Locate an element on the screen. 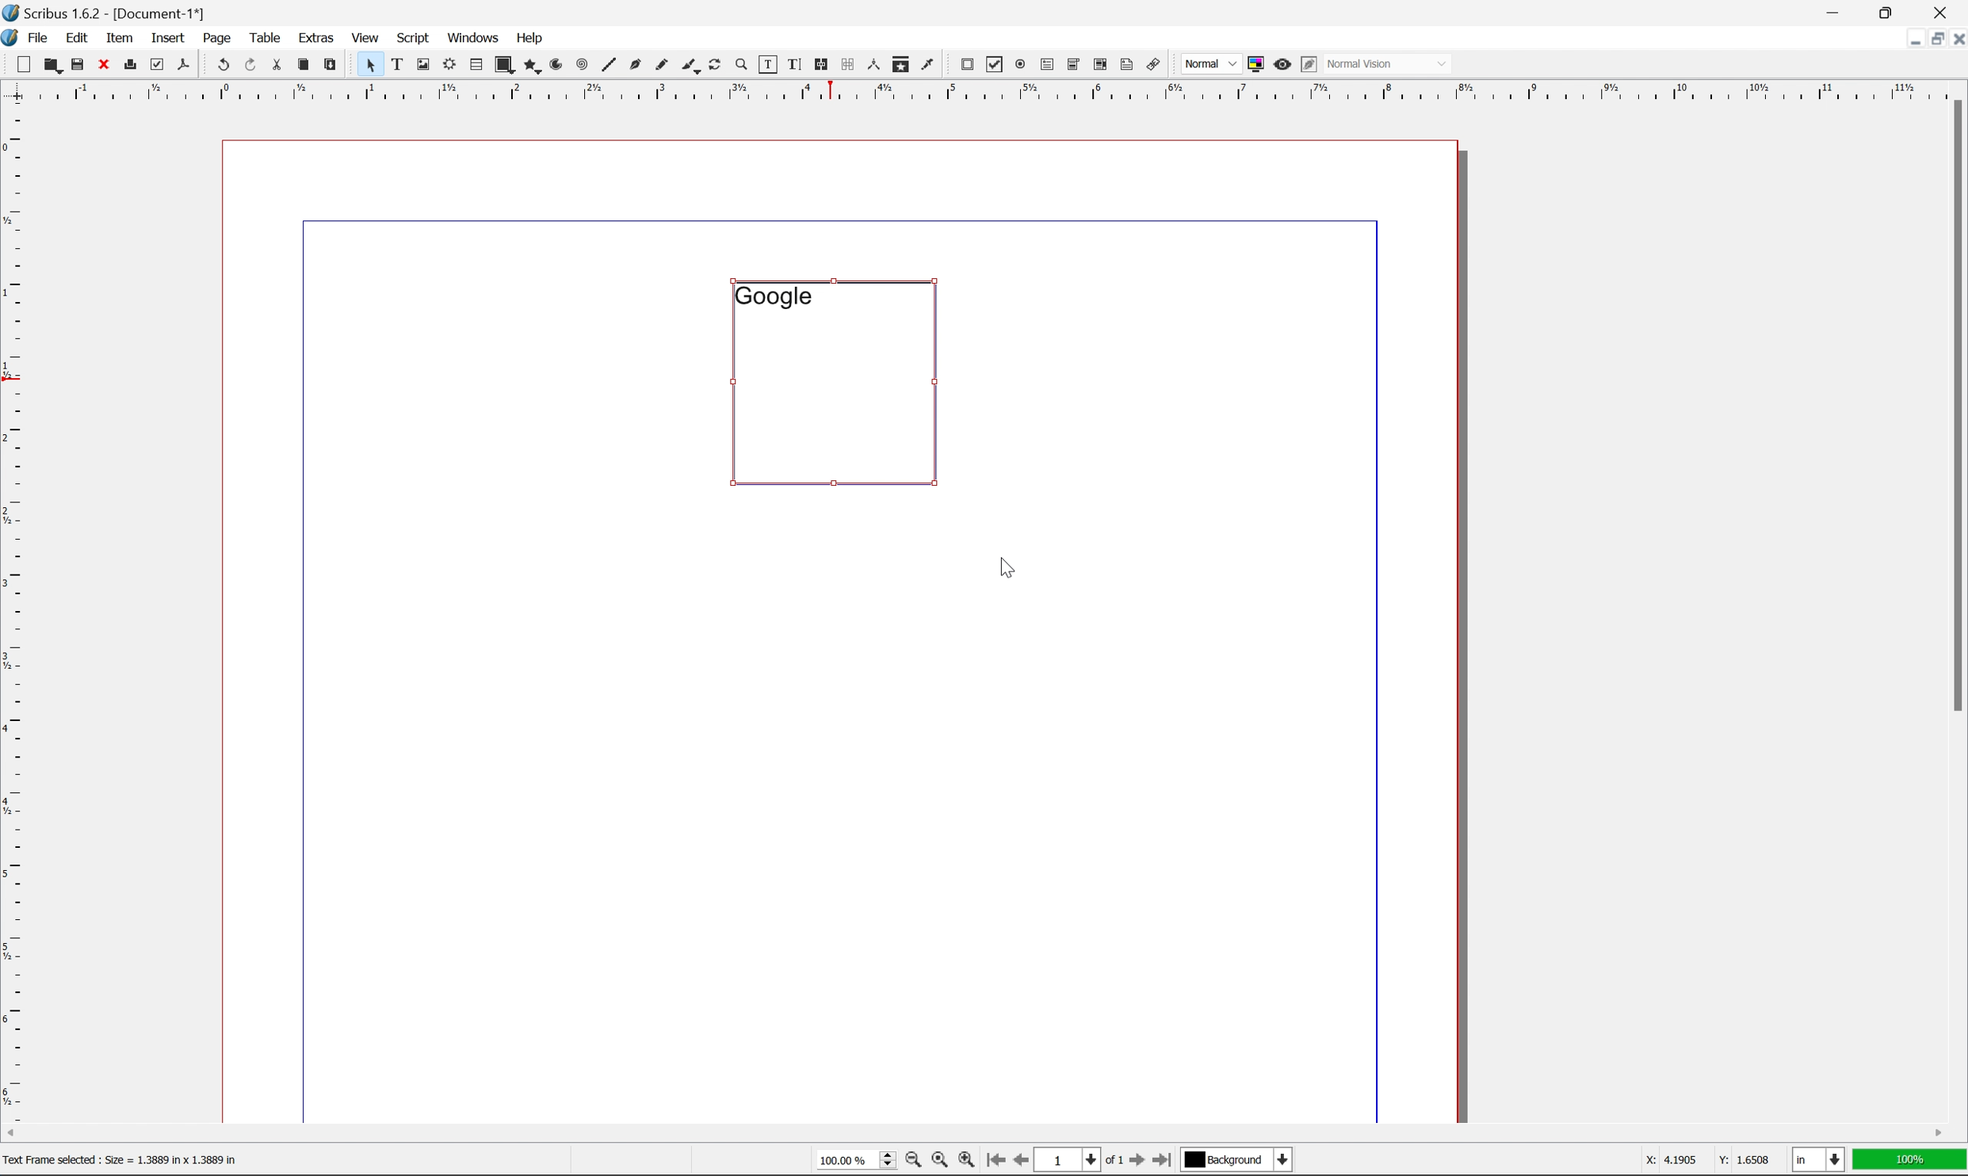 The image size is (1968, 1176). help is located at coordinates (529, 38).